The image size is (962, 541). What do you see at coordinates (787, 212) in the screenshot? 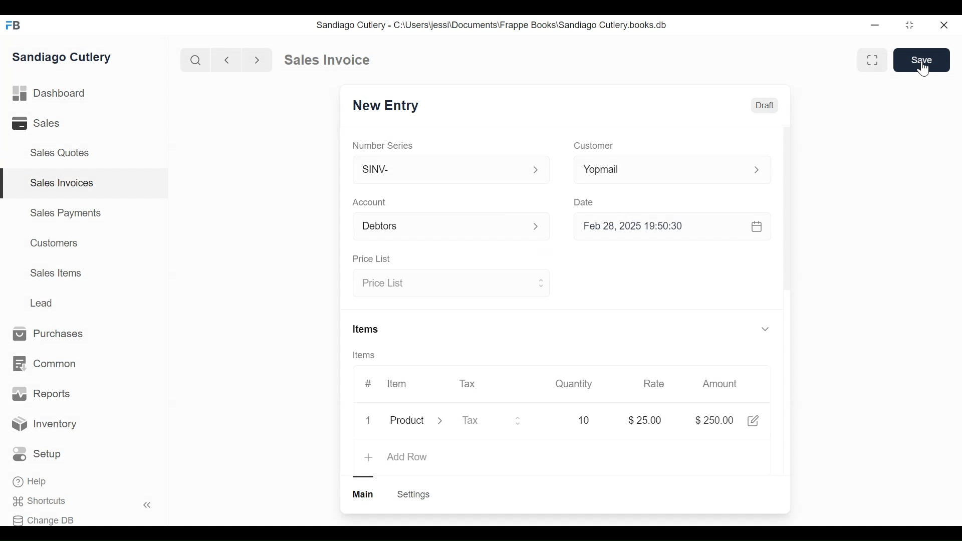
I see `scrollbar` at bounding box center [787, 212].